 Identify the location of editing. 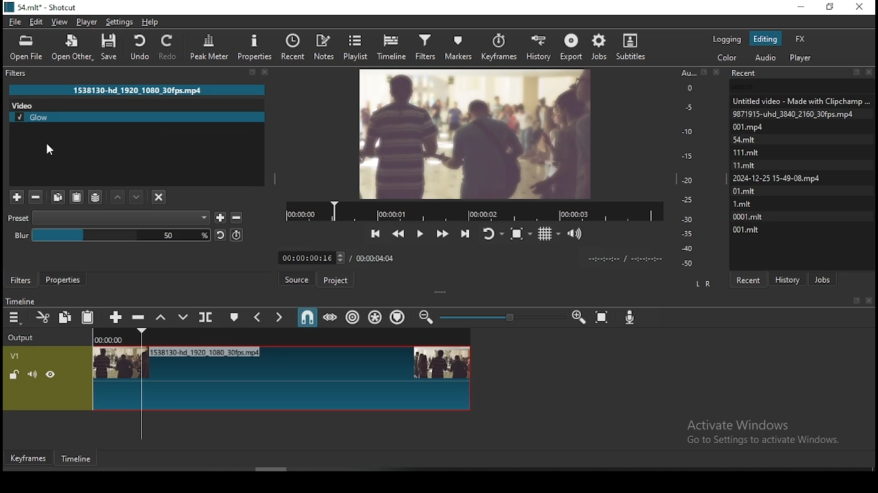
(765, 38).